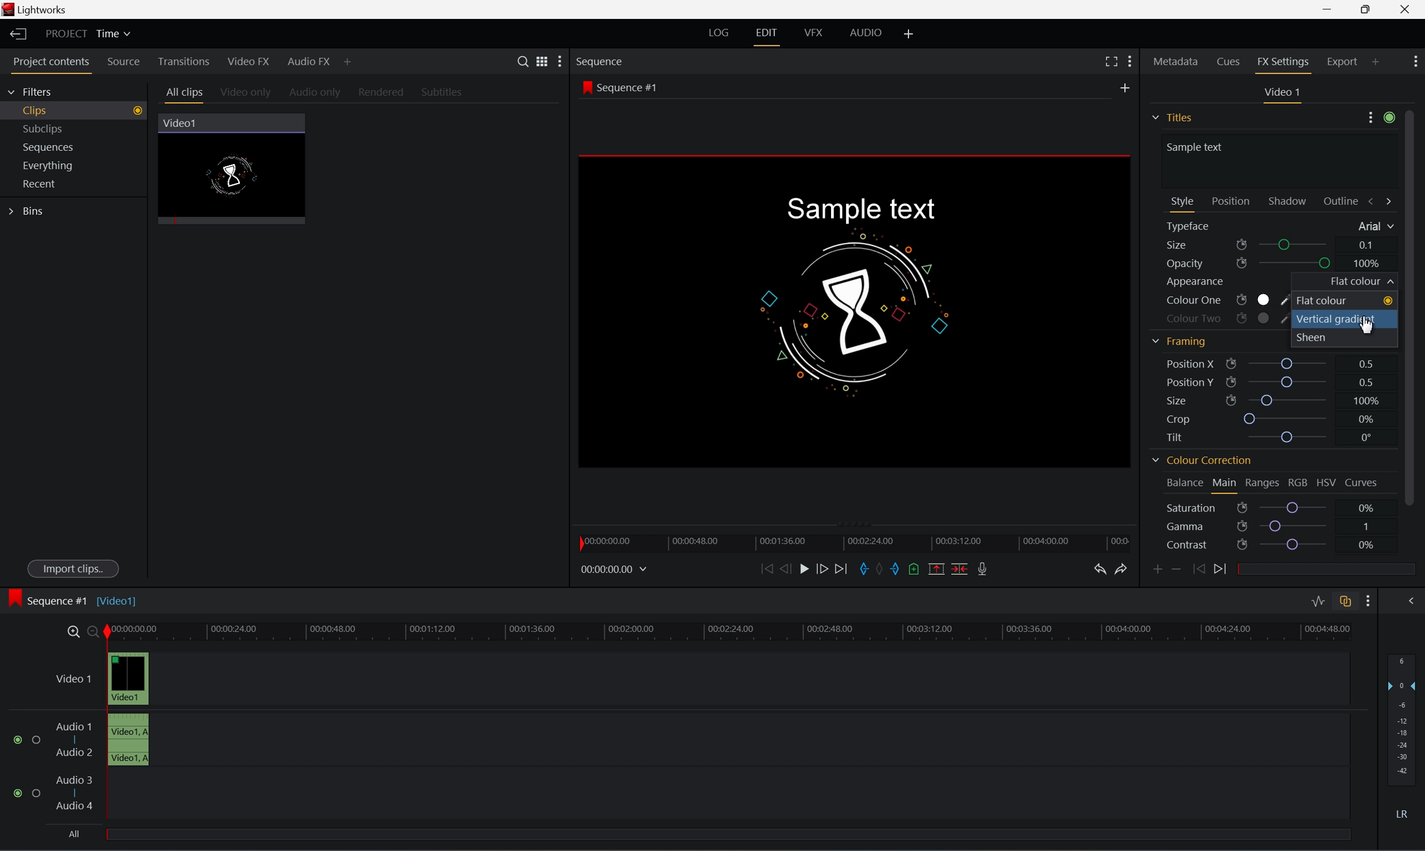  Describe the element at coordinates (910, 32) in the screenshot. I see `add` at that location.